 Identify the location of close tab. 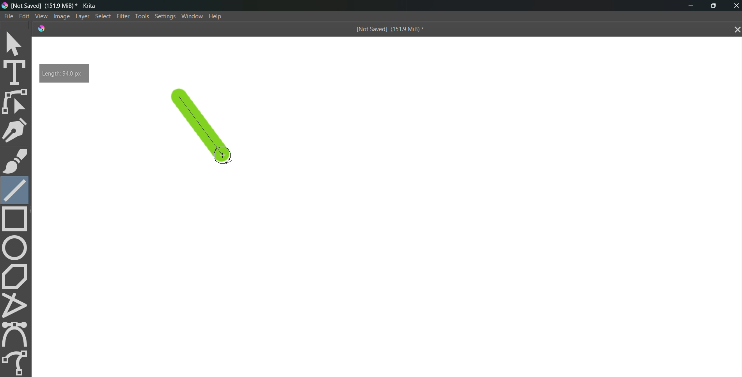
(735, 30).